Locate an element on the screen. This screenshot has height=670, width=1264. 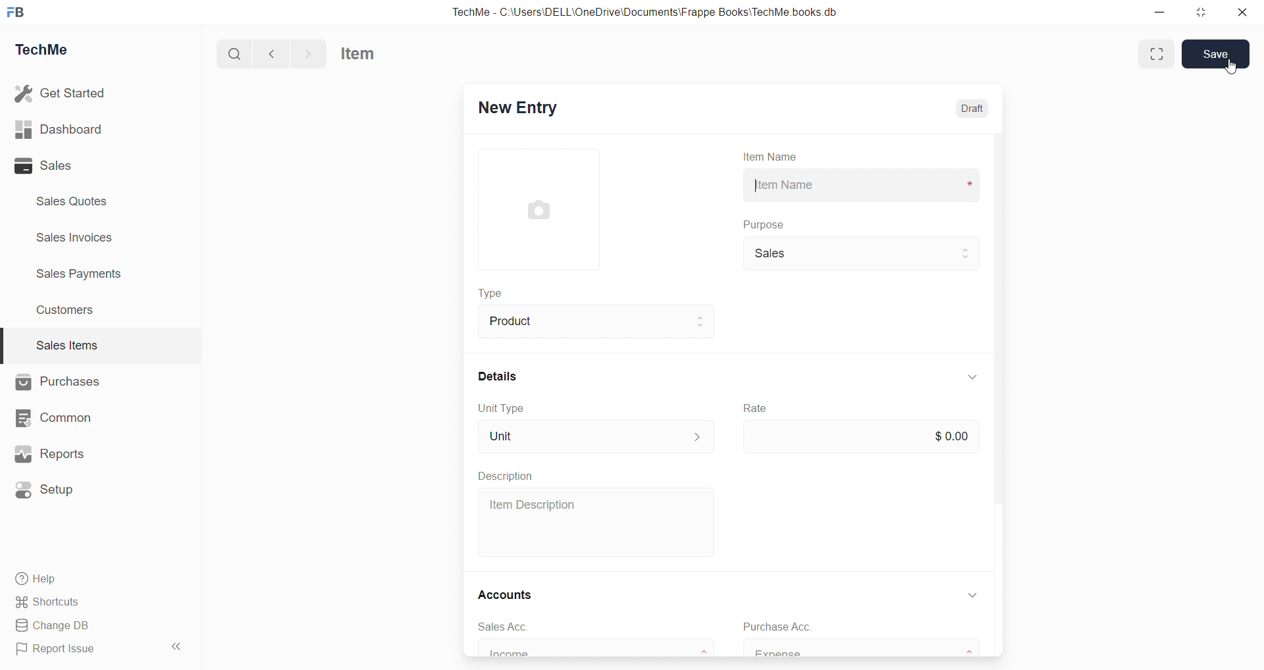
sales Acc is located at coordinates (502, 627).